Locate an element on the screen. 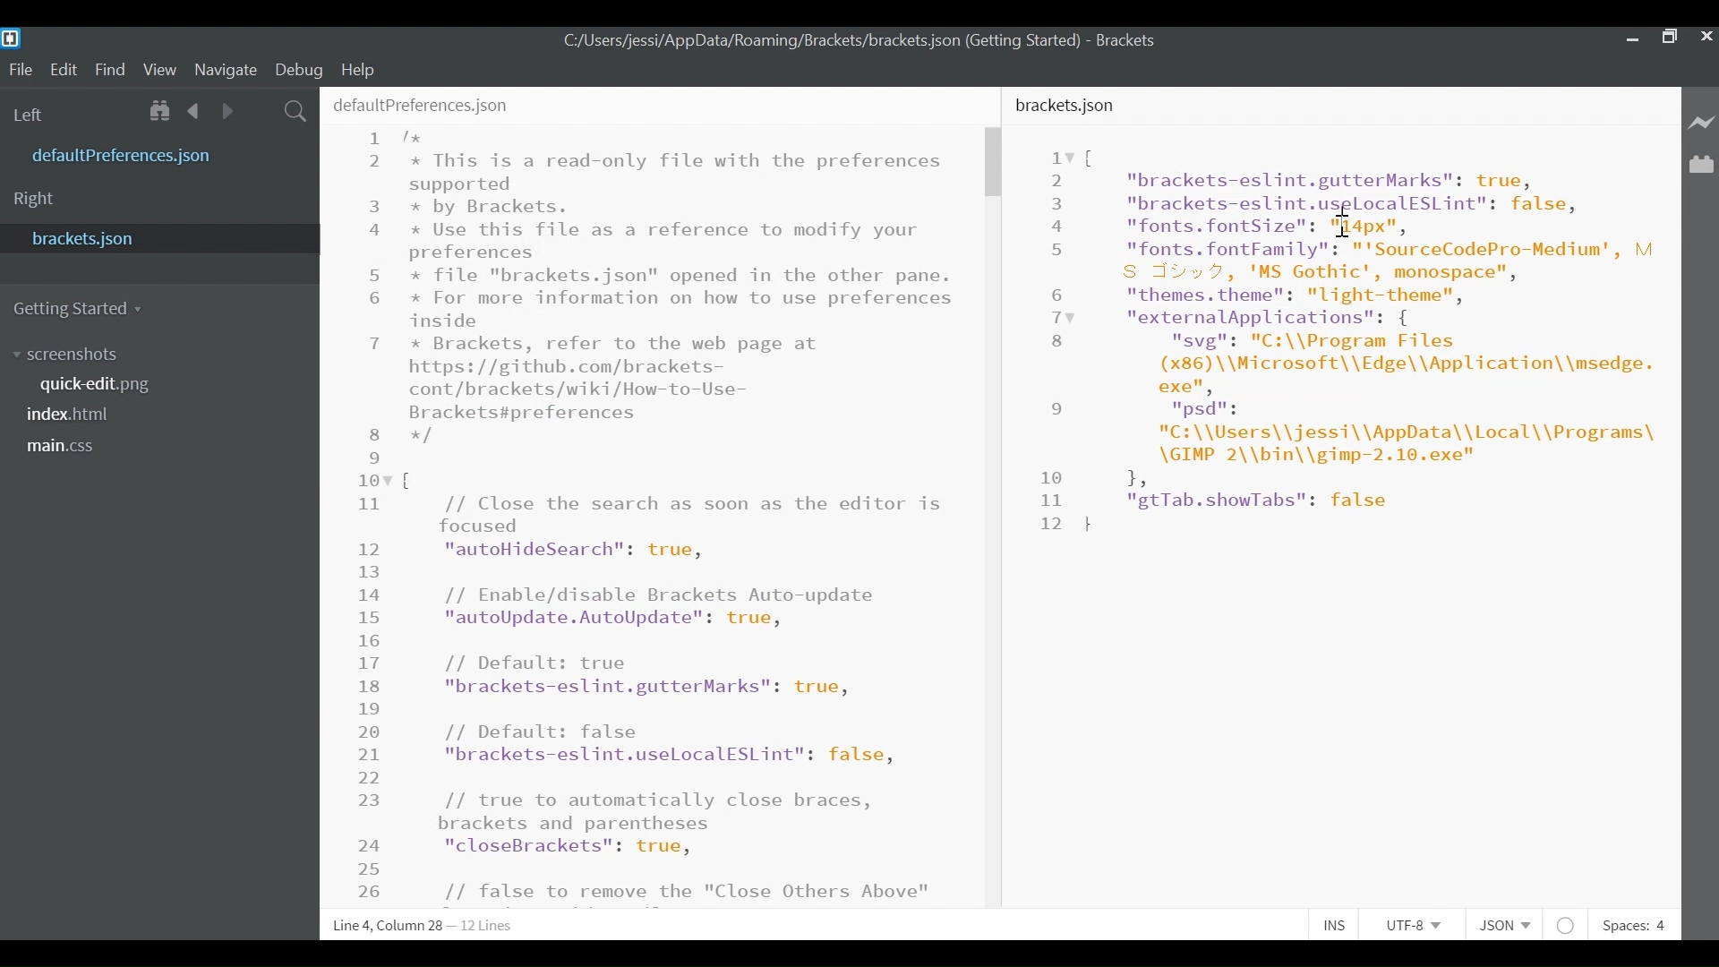  a Line 4, Column 24 is located at coordinates (426, 926).